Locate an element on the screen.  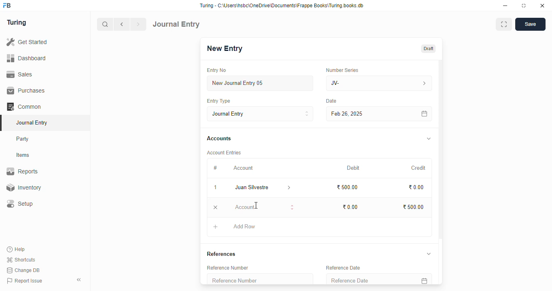
purchases is located at coordinates (26, 91).